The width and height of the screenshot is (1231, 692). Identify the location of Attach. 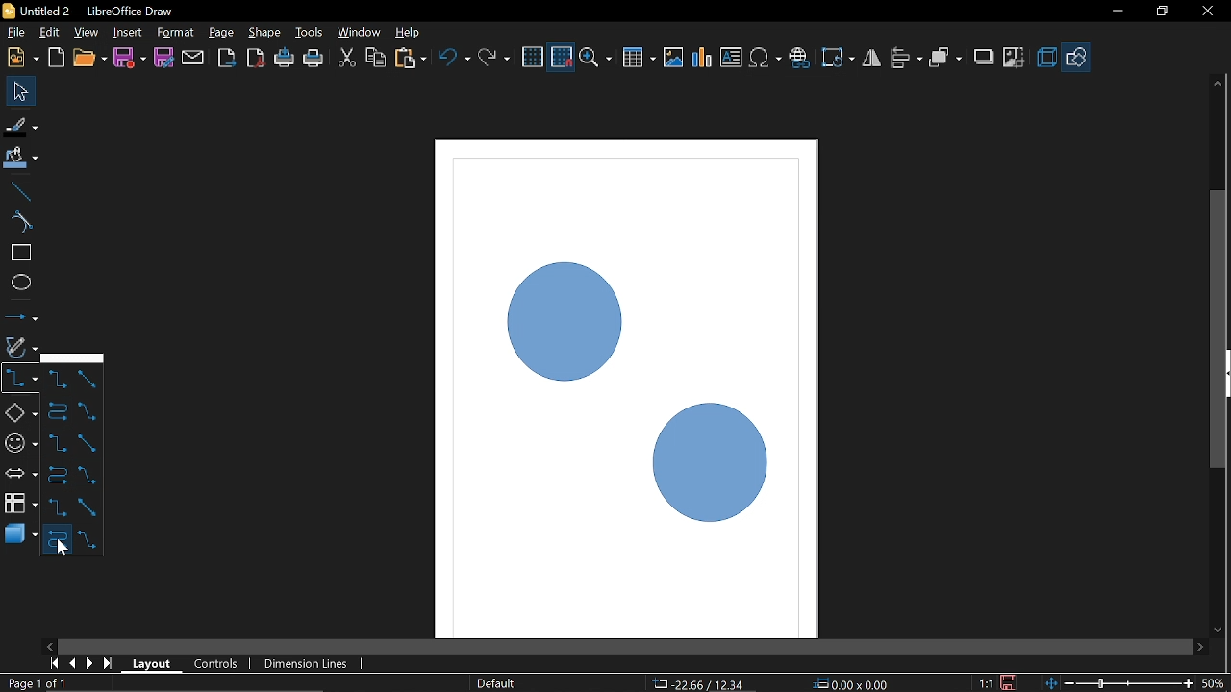
(193, 57).